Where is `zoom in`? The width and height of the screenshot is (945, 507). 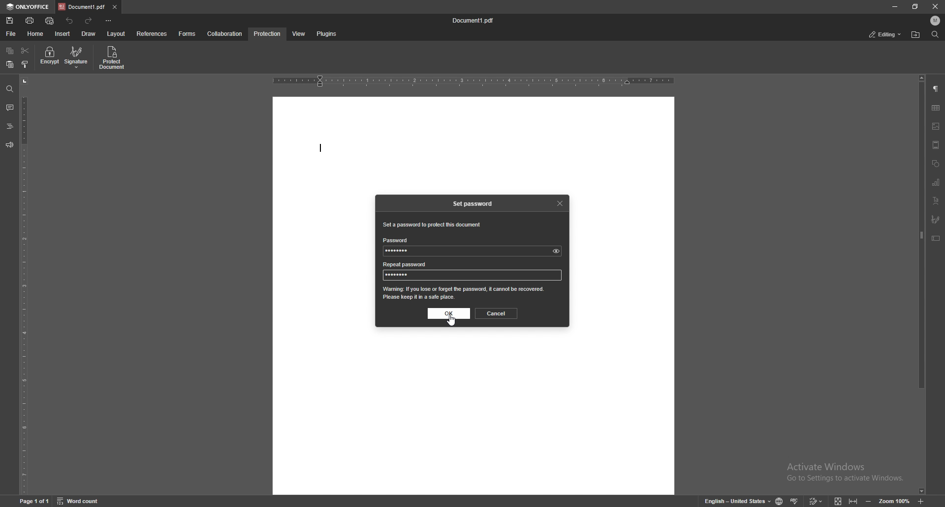 zoom in is located at coordinates (922, 500).